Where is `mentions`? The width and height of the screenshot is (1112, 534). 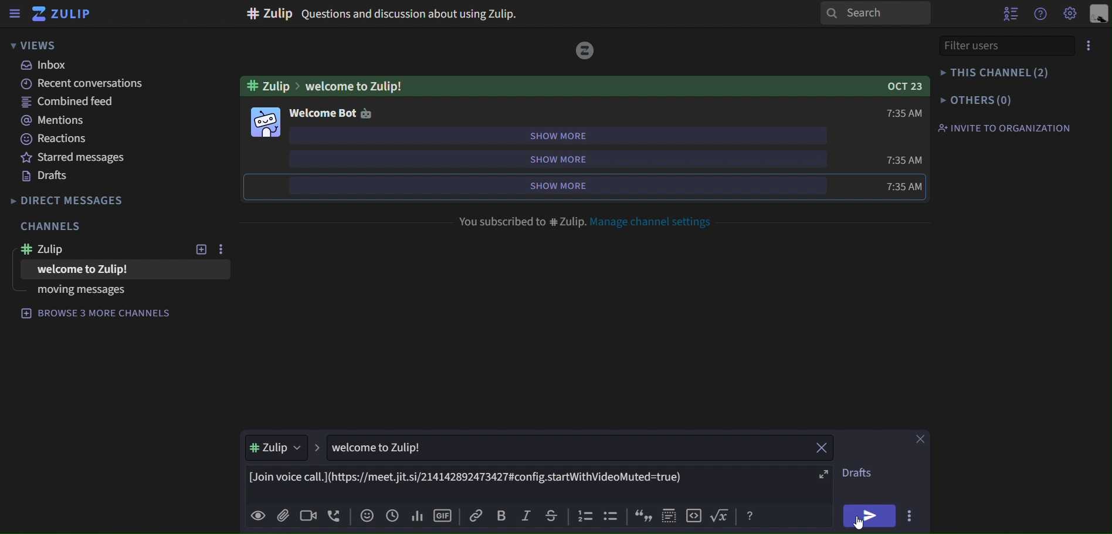 mentions is located at coordinates (61, 121).